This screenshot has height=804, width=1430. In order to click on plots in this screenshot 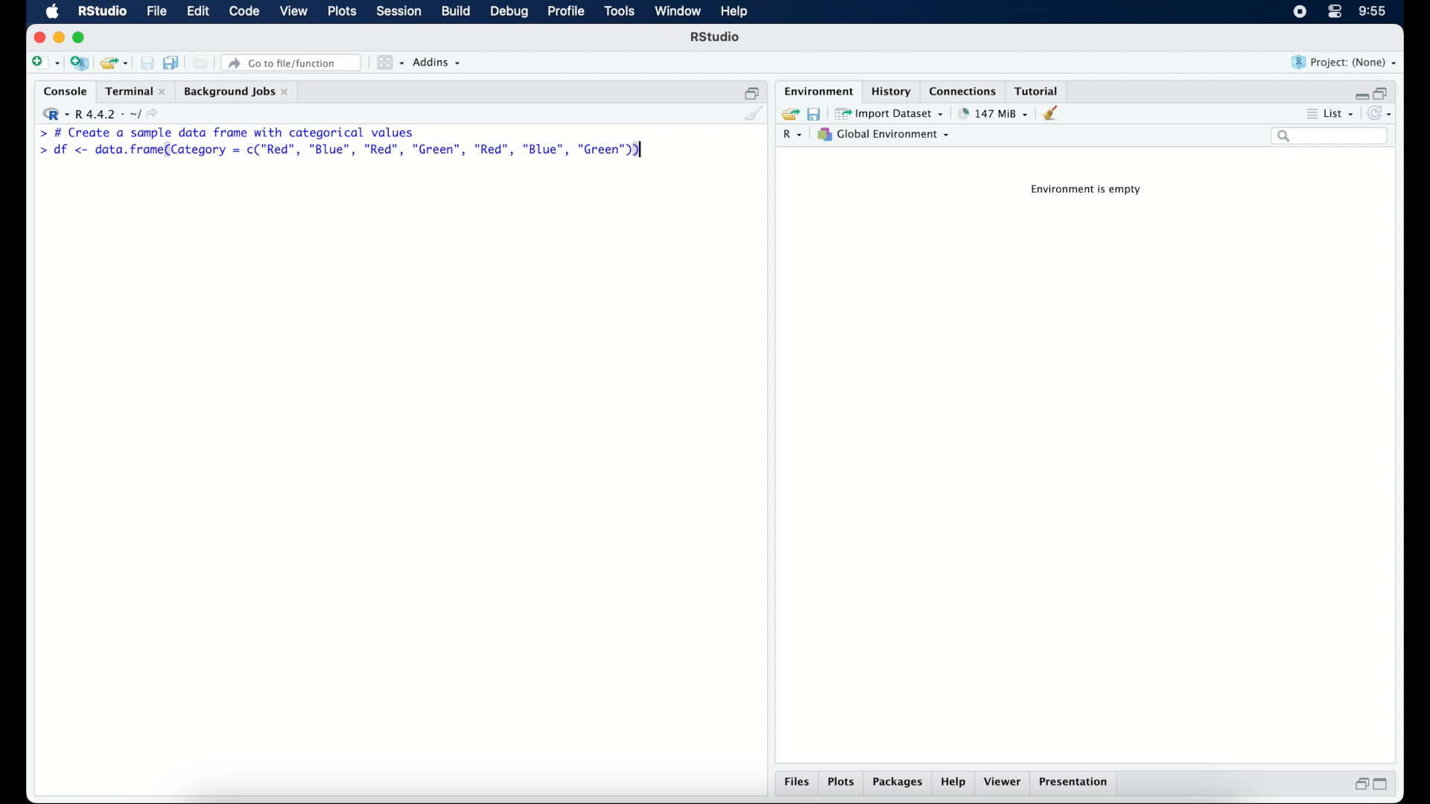, I will do `click(842, 783)`.